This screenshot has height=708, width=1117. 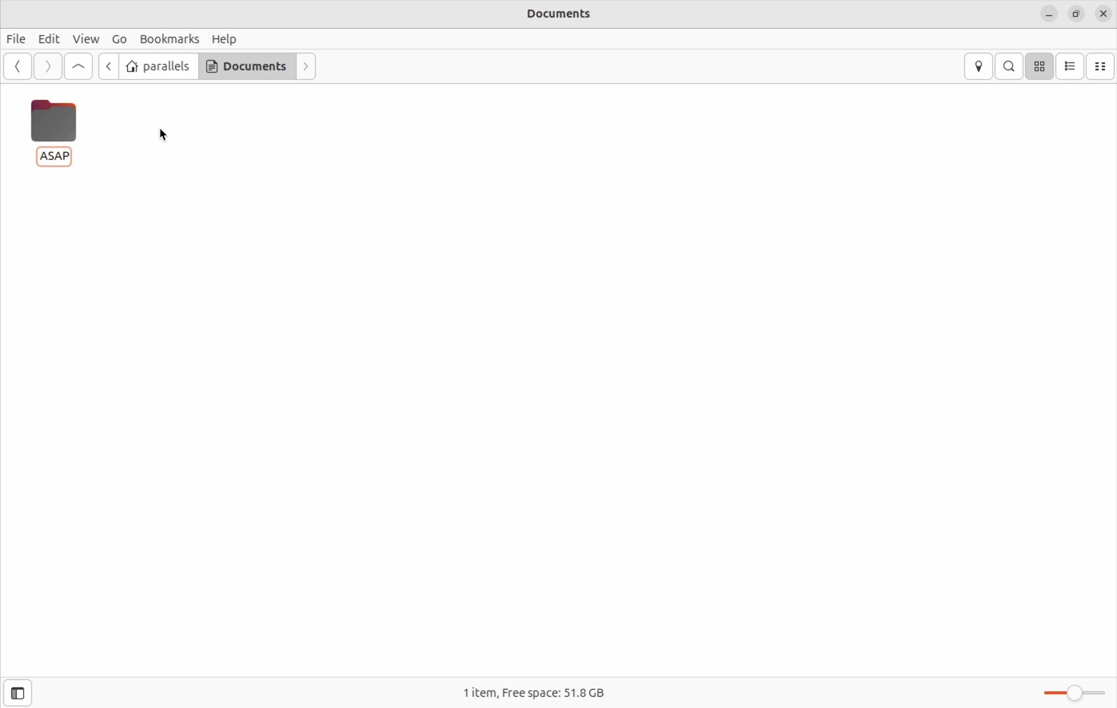 I want to click on search, so click(x=1011, y=66).